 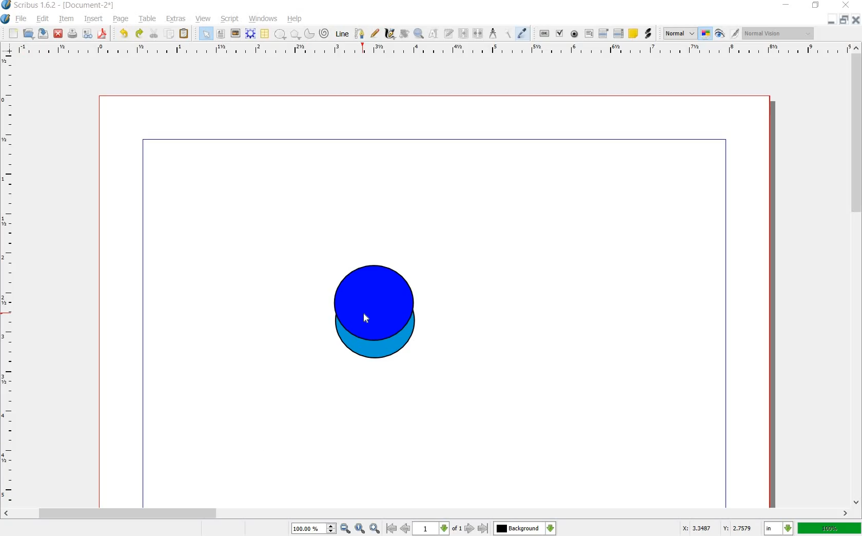 What do you see at coordinates (44, 20) in the screenshot?
I see `edit` at bounding box center [44, 20].